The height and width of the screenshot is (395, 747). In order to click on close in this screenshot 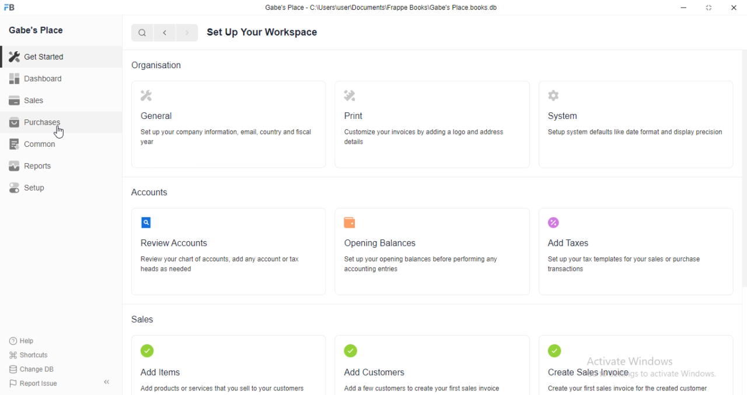, I will do `click(734, 8)`.